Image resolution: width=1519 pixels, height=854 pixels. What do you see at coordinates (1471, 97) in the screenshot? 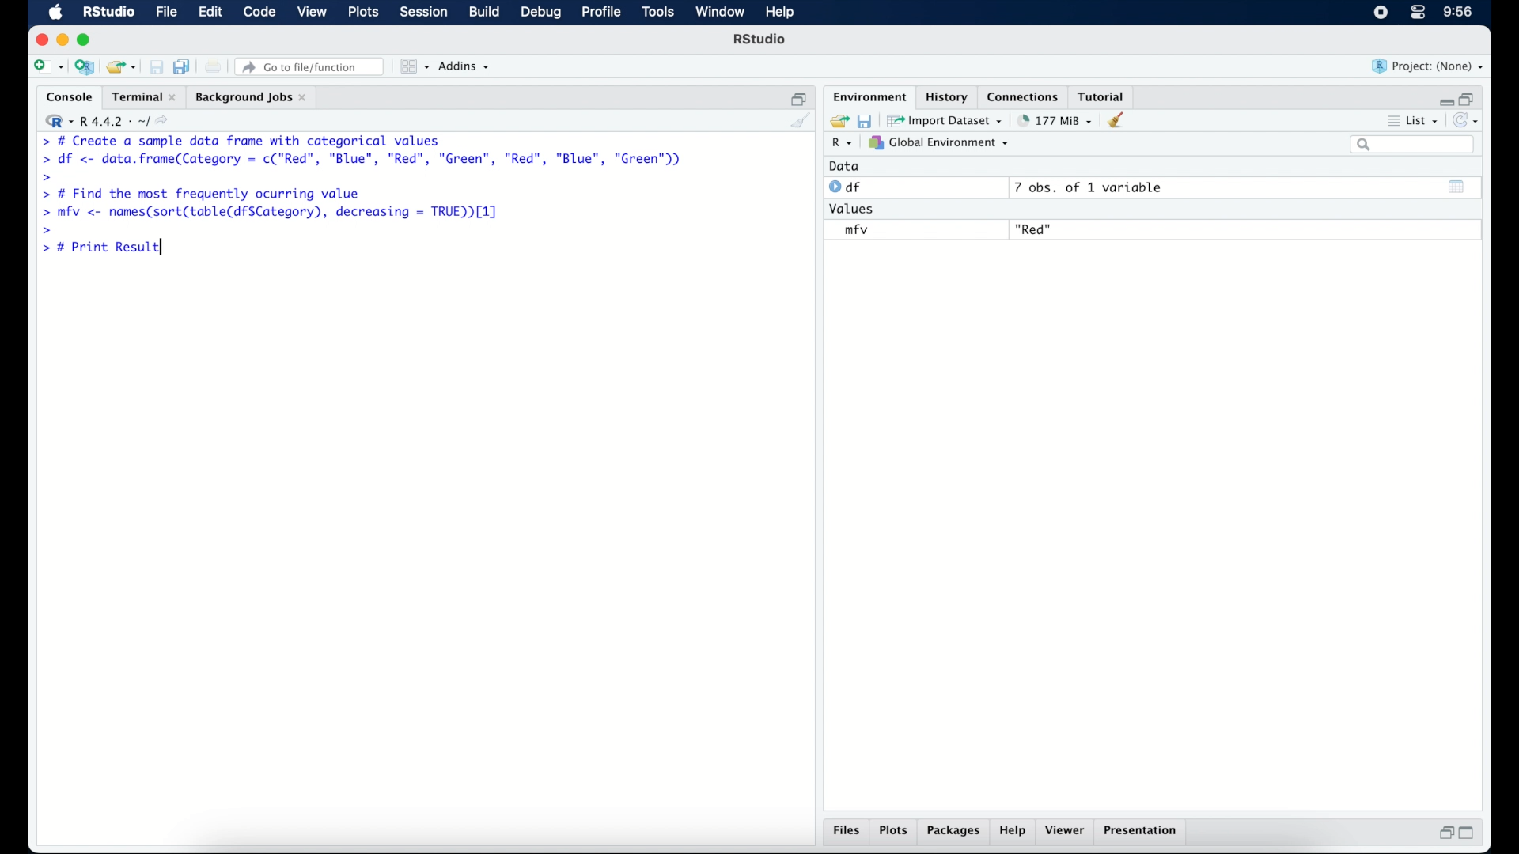
I see `restore down` at bounding box center [1471, 97].